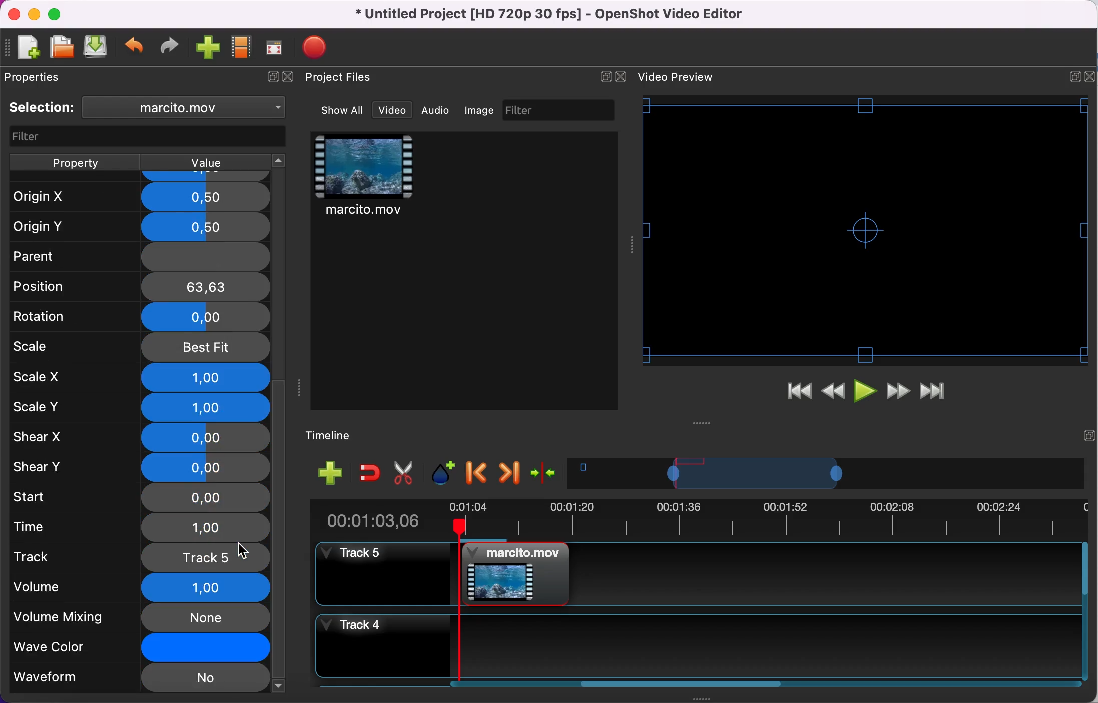 The width and height of the screenshot is (1098, 703). I want to click on maximize, so click(58, 14).